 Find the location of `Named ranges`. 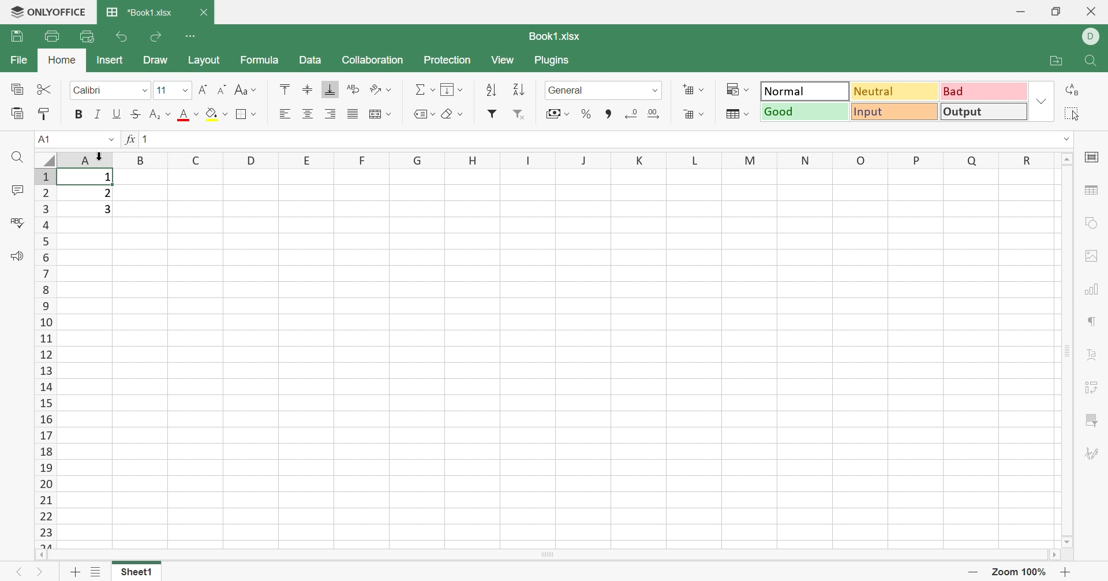

Named ranges is located at coordinates (423, 114).